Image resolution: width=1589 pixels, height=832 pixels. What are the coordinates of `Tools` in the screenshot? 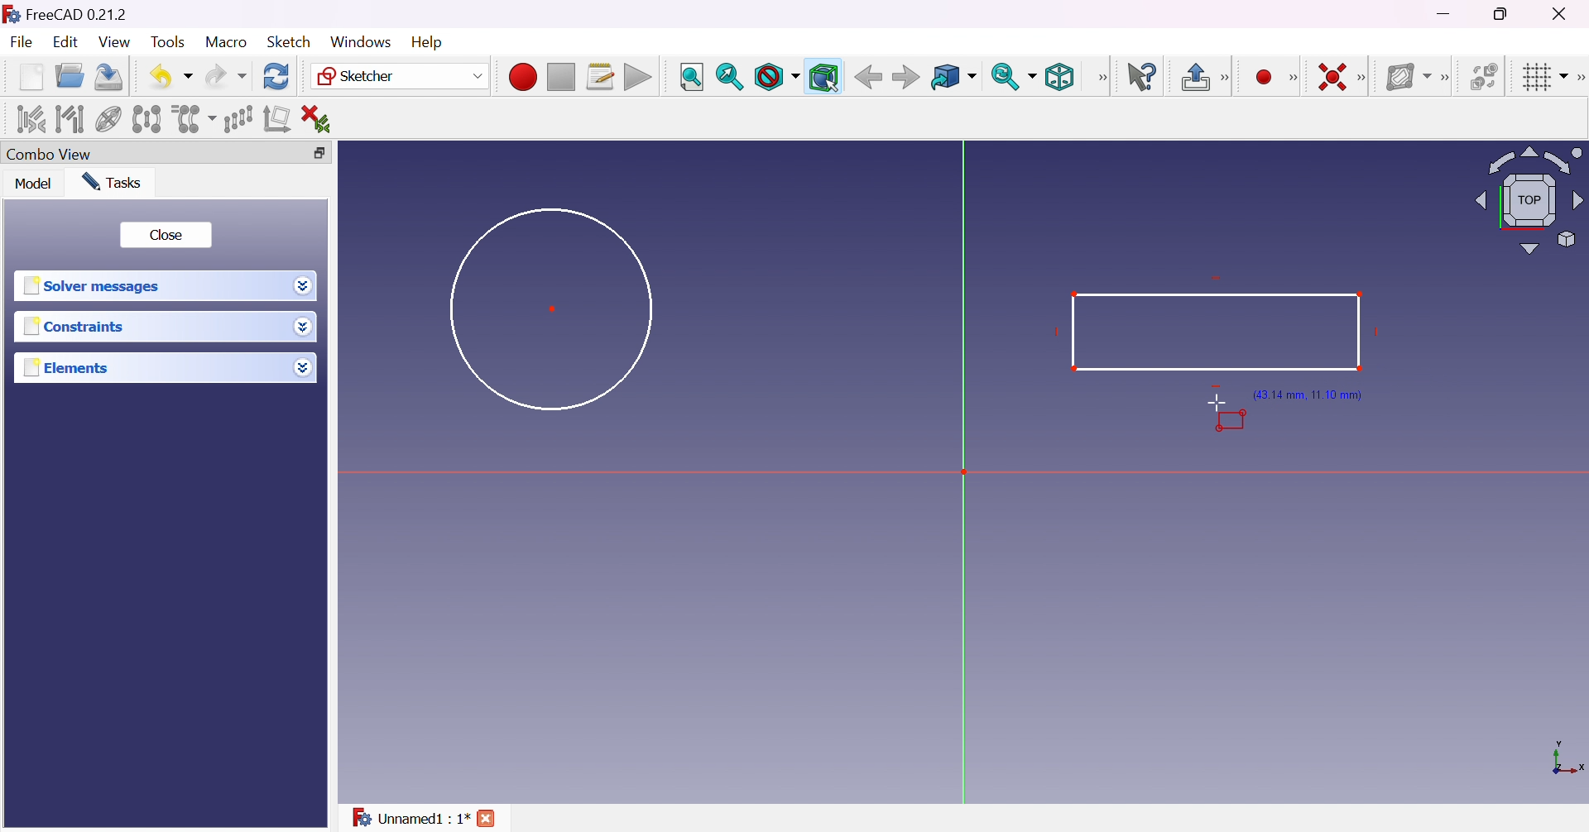 It's located at (170, 42).